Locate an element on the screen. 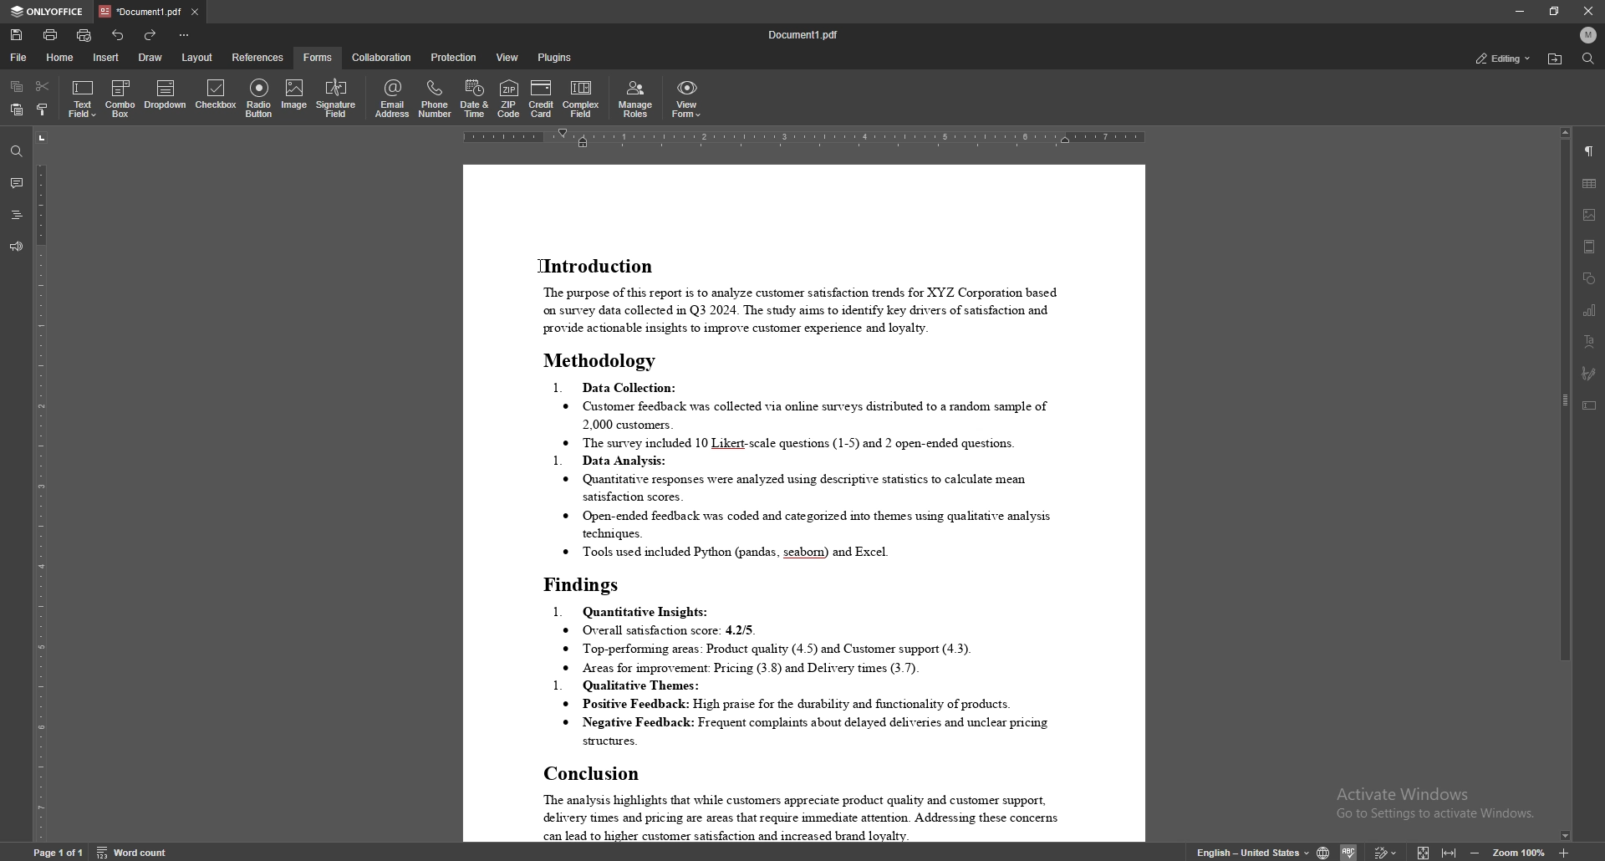 This screenshot has width=1605, height=861. signature field is located at coordinates (1589, 374).